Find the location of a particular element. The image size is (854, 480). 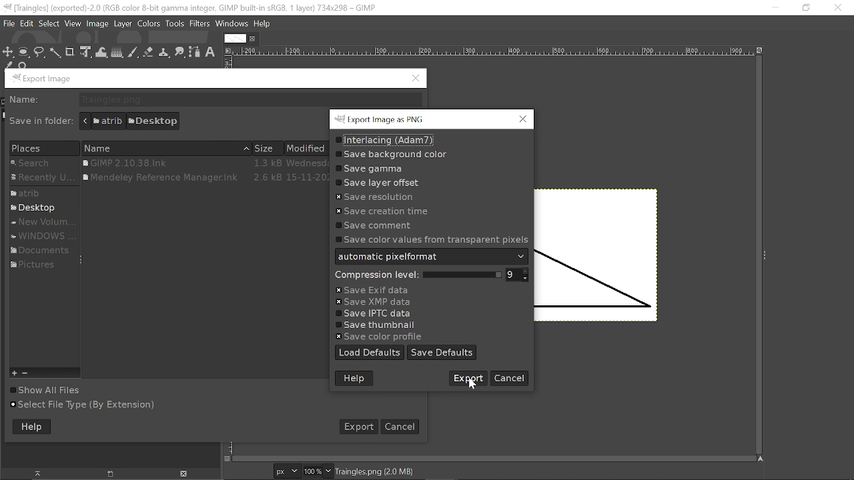

fuzzy select tool is located at coordinates (55, 53).